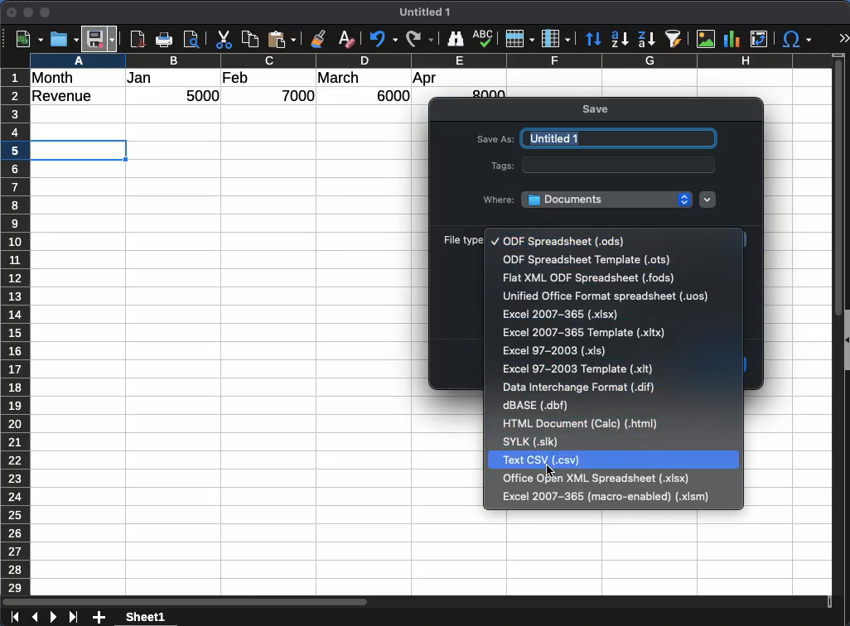  What do you see at coordinates (346, 39) in the screenshot?
I see `clear formatting` at bounding box center [346, 39].